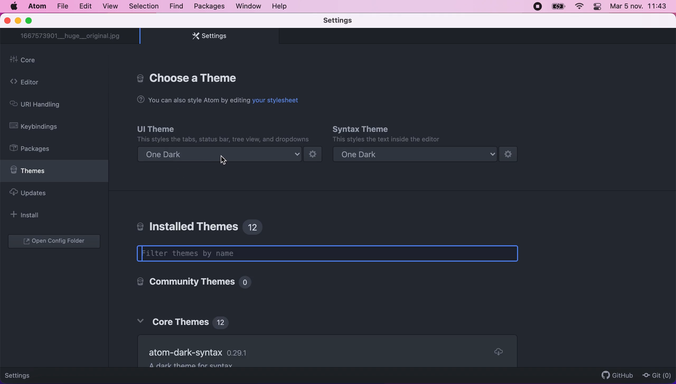 Image resolution: width=676 pixels, height=384 pixels. I want to click on installed themes, so click(204, 225).